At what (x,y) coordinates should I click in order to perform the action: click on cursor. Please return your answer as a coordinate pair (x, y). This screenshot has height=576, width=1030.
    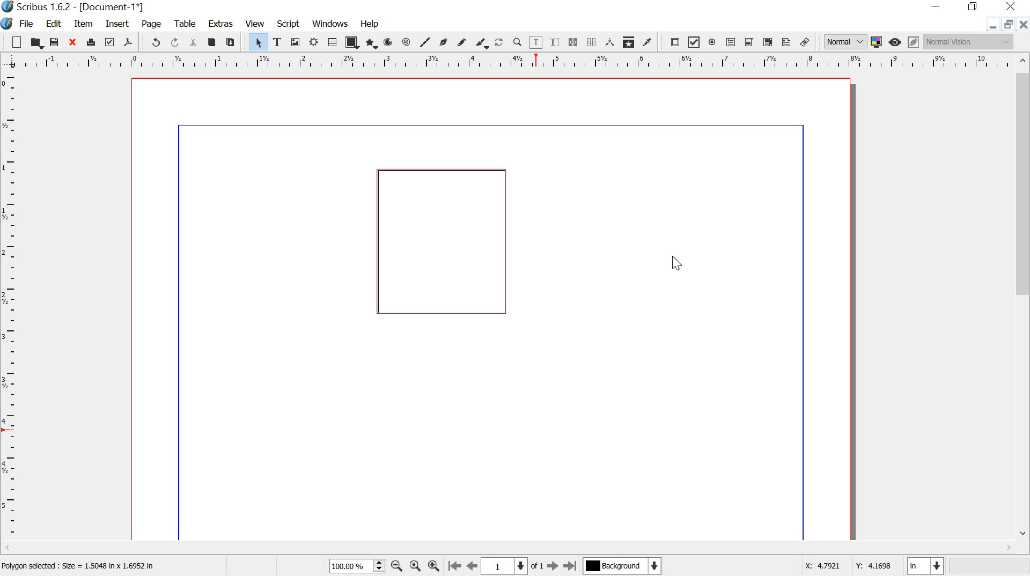
    Looking at the image, I should click on (680, 265).